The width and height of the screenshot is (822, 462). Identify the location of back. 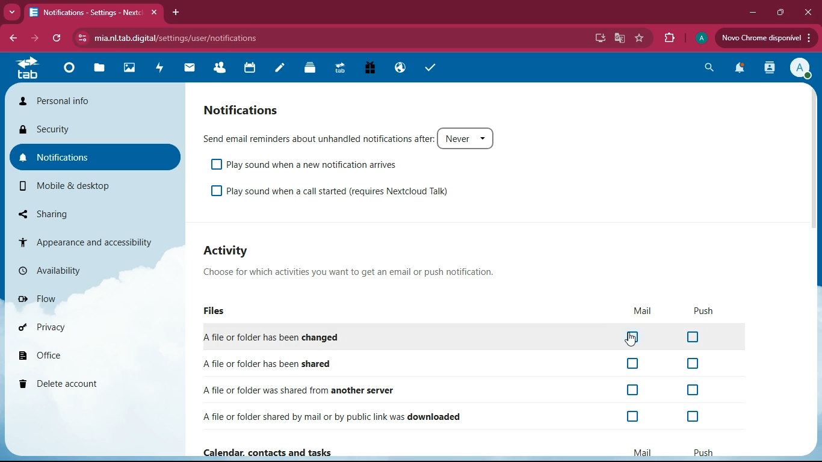
(12, 37).